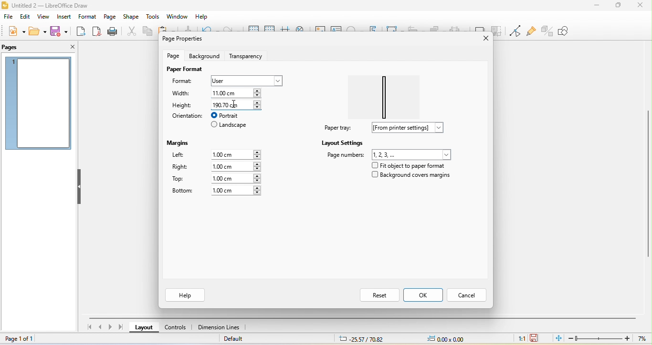 Image resolution: width=652 pixels, height=345 pixels. I want to click on zoom, so click(609, 338).